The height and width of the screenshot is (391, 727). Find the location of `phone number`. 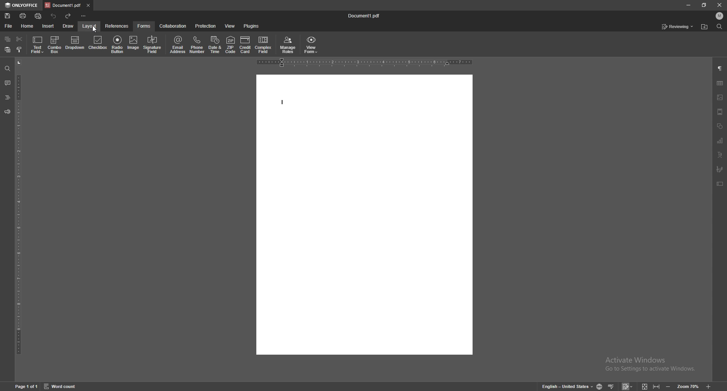

phone number is located at coordinates (197, 45).